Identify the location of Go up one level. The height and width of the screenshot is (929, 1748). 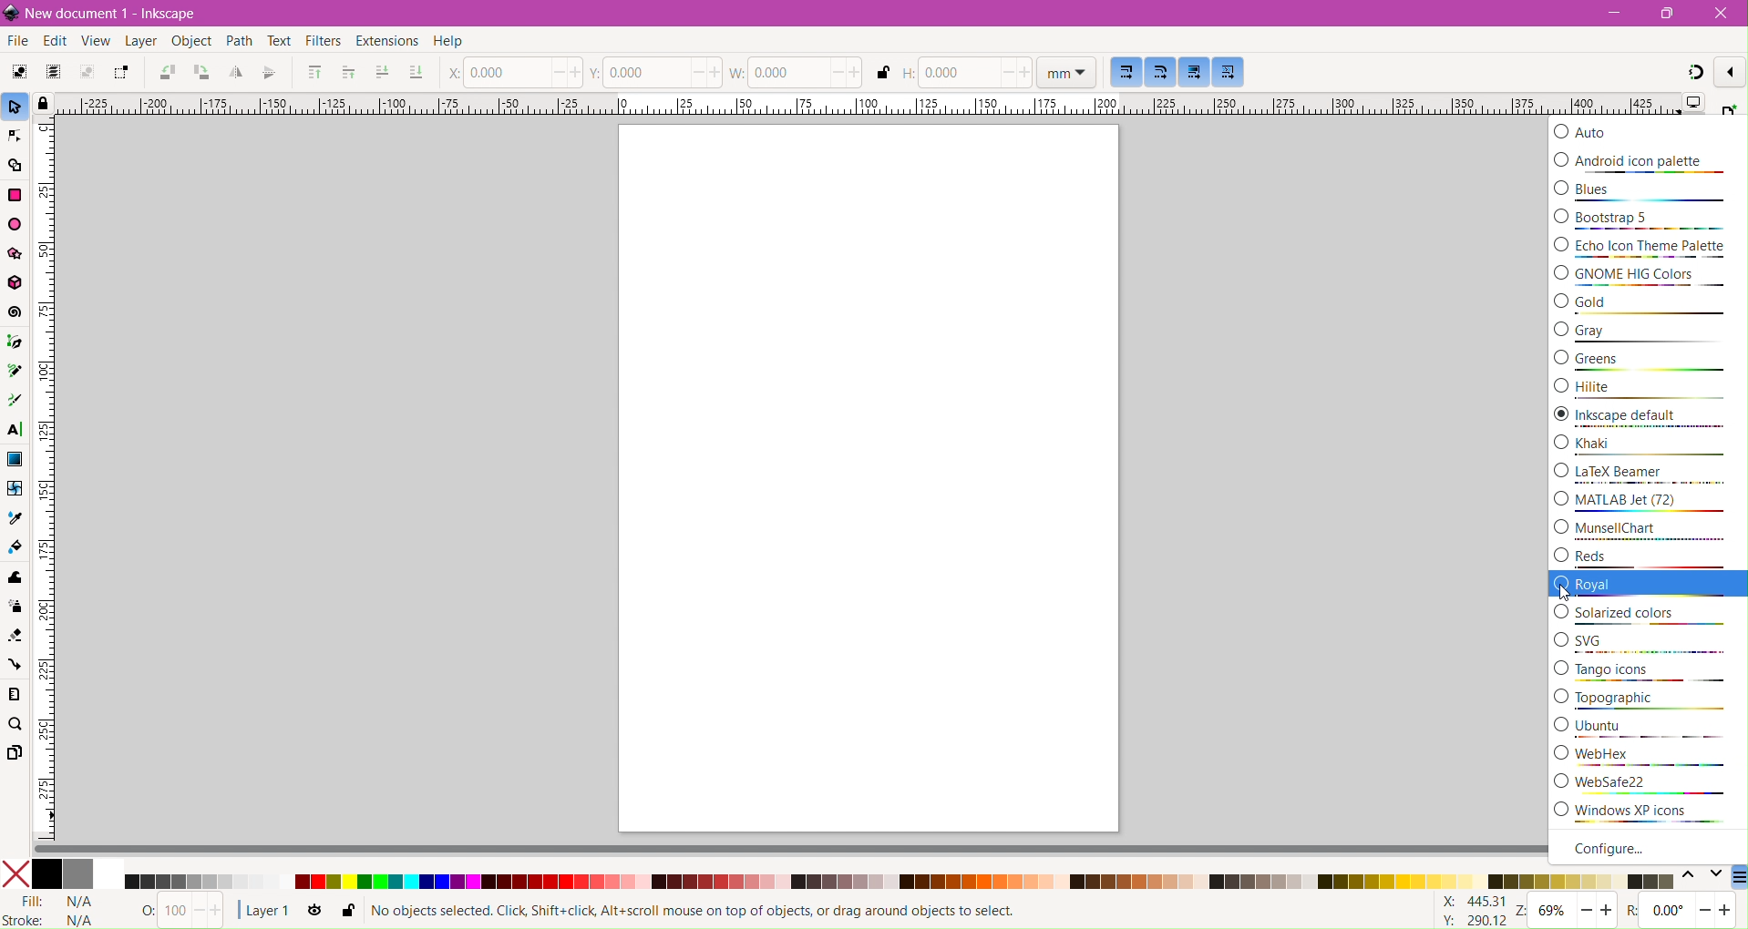
(1688, 878).